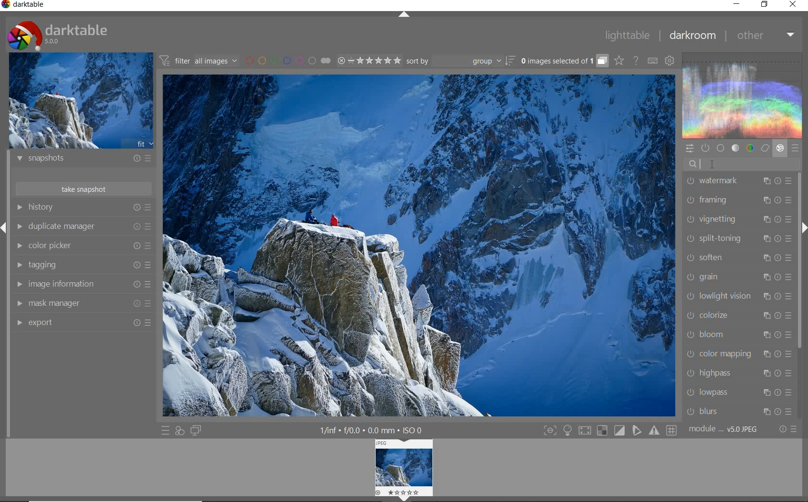 This screenshot has width=808, height=502. I want to click on expand/collapse, so click(403, 15).